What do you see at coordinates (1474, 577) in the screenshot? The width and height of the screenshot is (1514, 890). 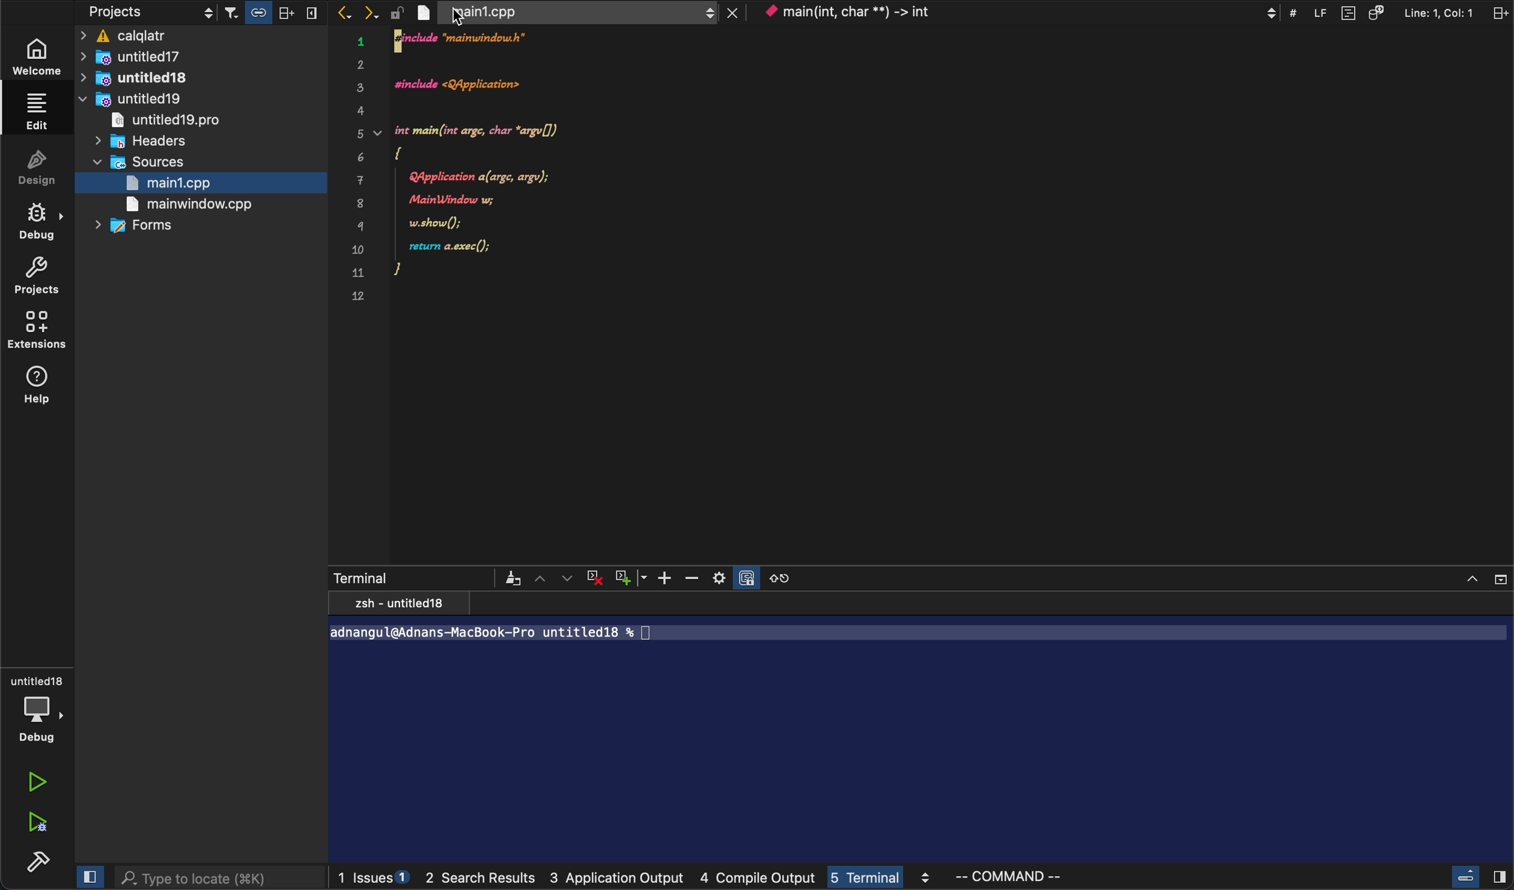 I see `close` at bounding box center [1474, 577].